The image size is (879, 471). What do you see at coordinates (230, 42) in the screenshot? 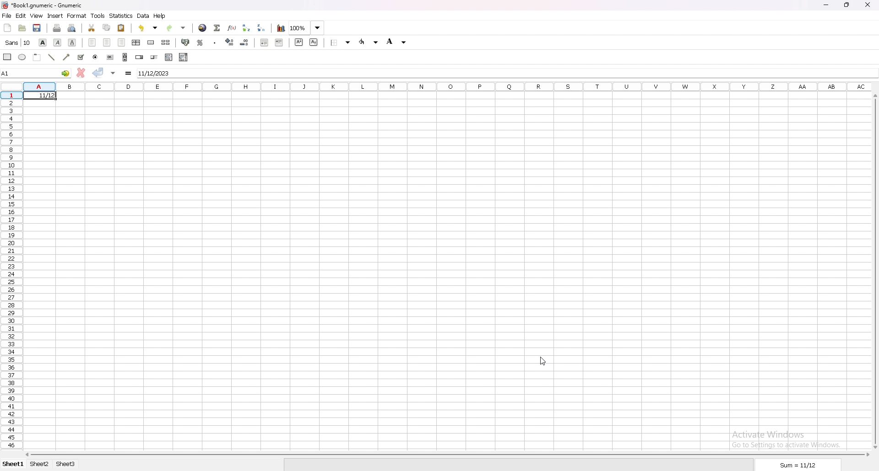
I see `increase indent` at bounding box center [230, 42].